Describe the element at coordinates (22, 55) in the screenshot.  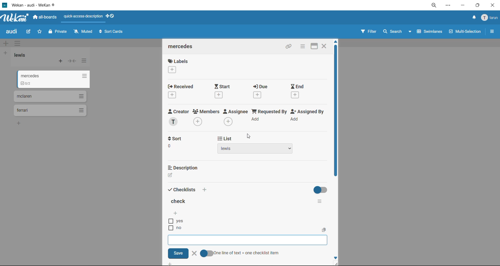
I see `list title` at that location.